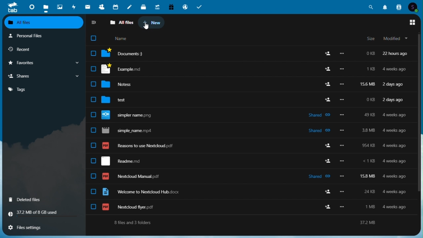 Image resolution: width=423 pixels, height=238 pixels. Describe the element at coordinates (369, 53) in the screenshot. I see `0kb` at that location.